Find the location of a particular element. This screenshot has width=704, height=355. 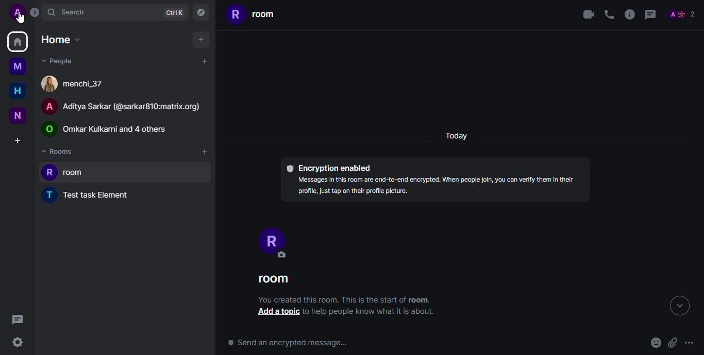

people is located at coordinates (682, 15).